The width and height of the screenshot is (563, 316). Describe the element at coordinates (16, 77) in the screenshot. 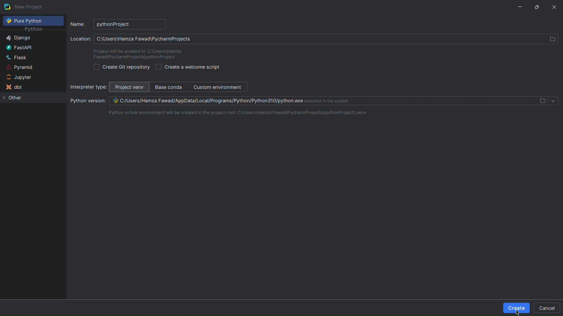

I see `Jupyter` at that location.